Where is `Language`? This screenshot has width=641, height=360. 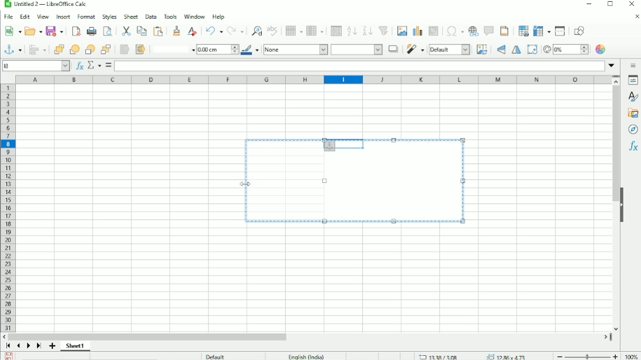
Language is located at coordinates (306, 356).